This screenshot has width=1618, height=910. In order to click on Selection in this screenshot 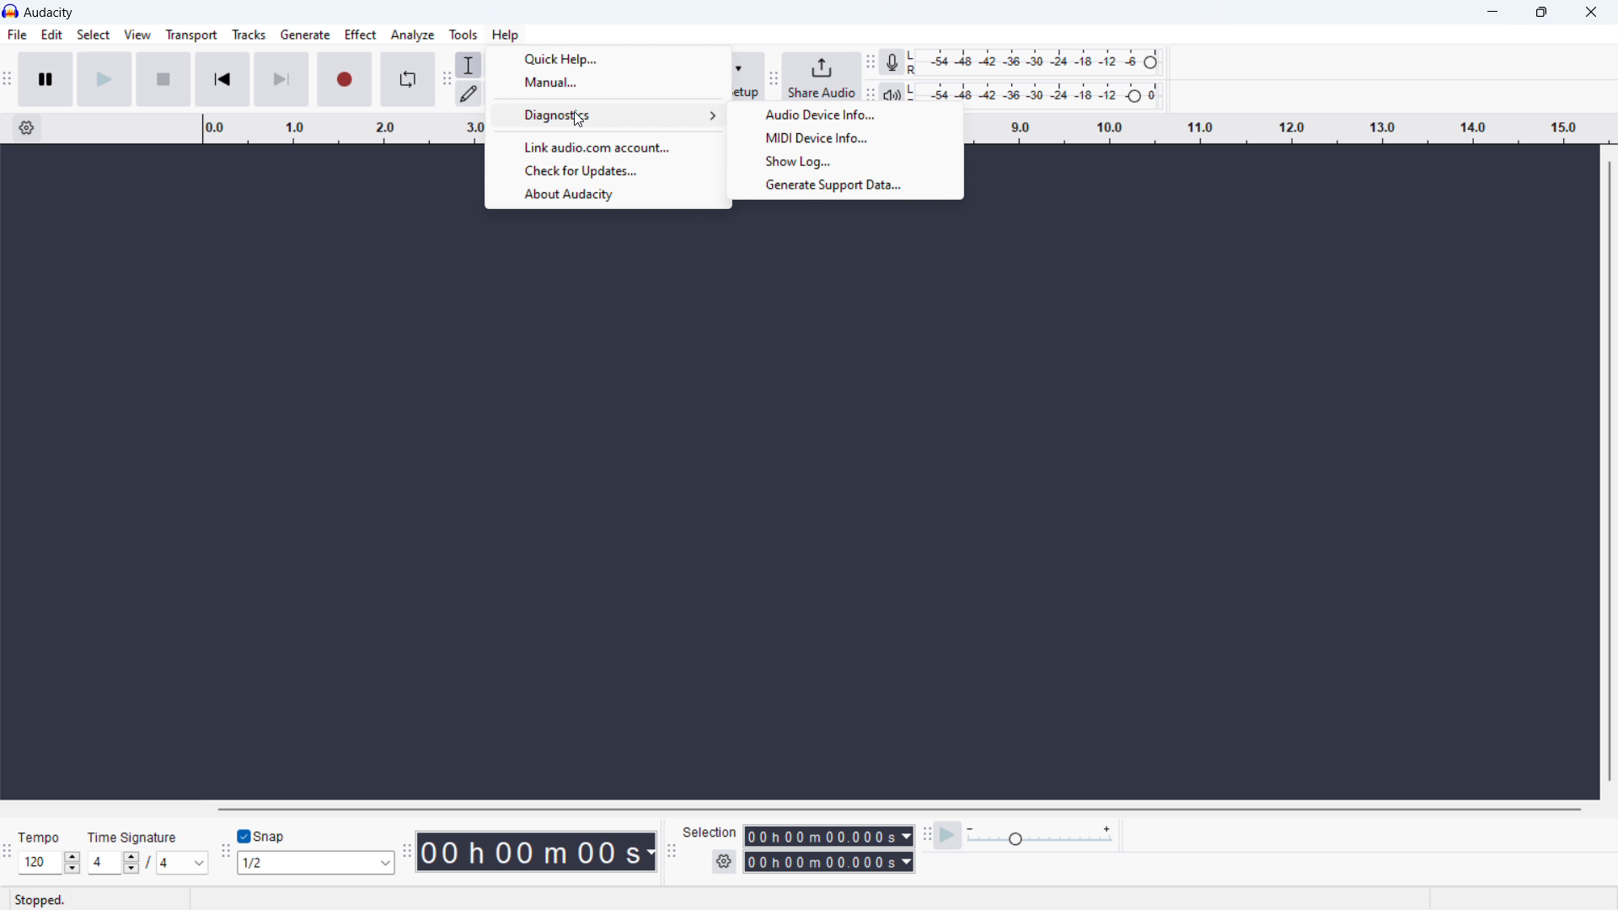, I will do `click(711, 832)`.